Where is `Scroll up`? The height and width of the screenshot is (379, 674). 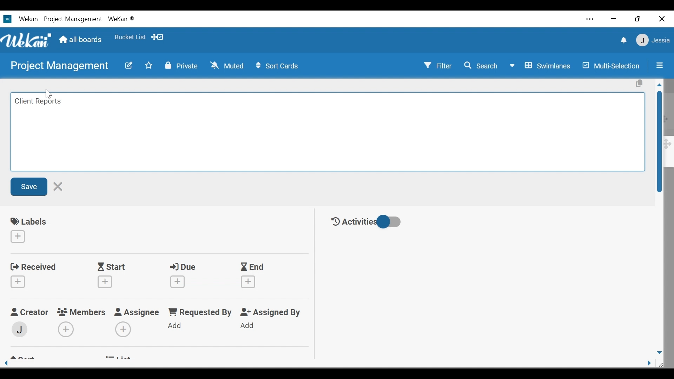
Scroll up is located at coordinates (659, 85).